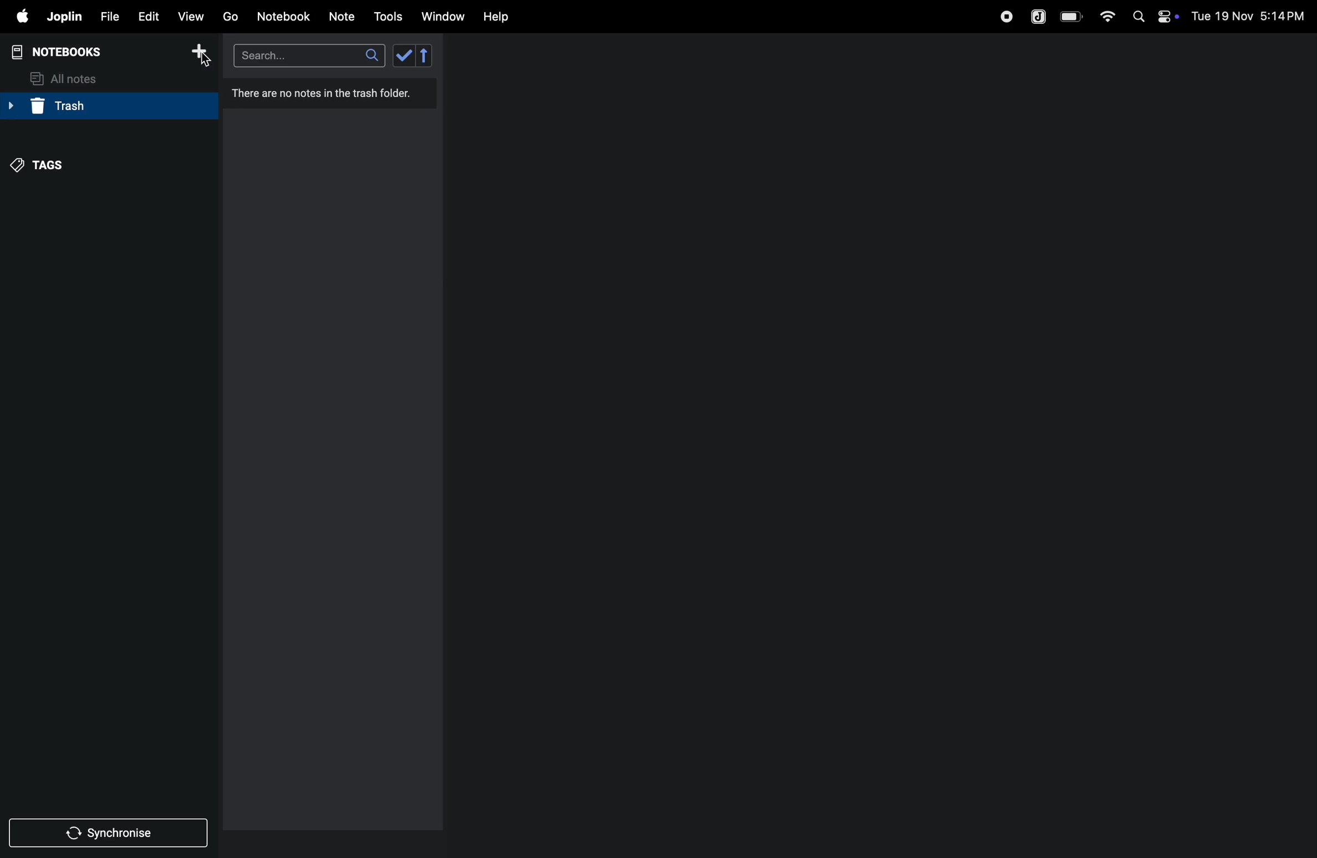 This screenshot has height=858, width=1317. I want to click on view, so click(190, 14).